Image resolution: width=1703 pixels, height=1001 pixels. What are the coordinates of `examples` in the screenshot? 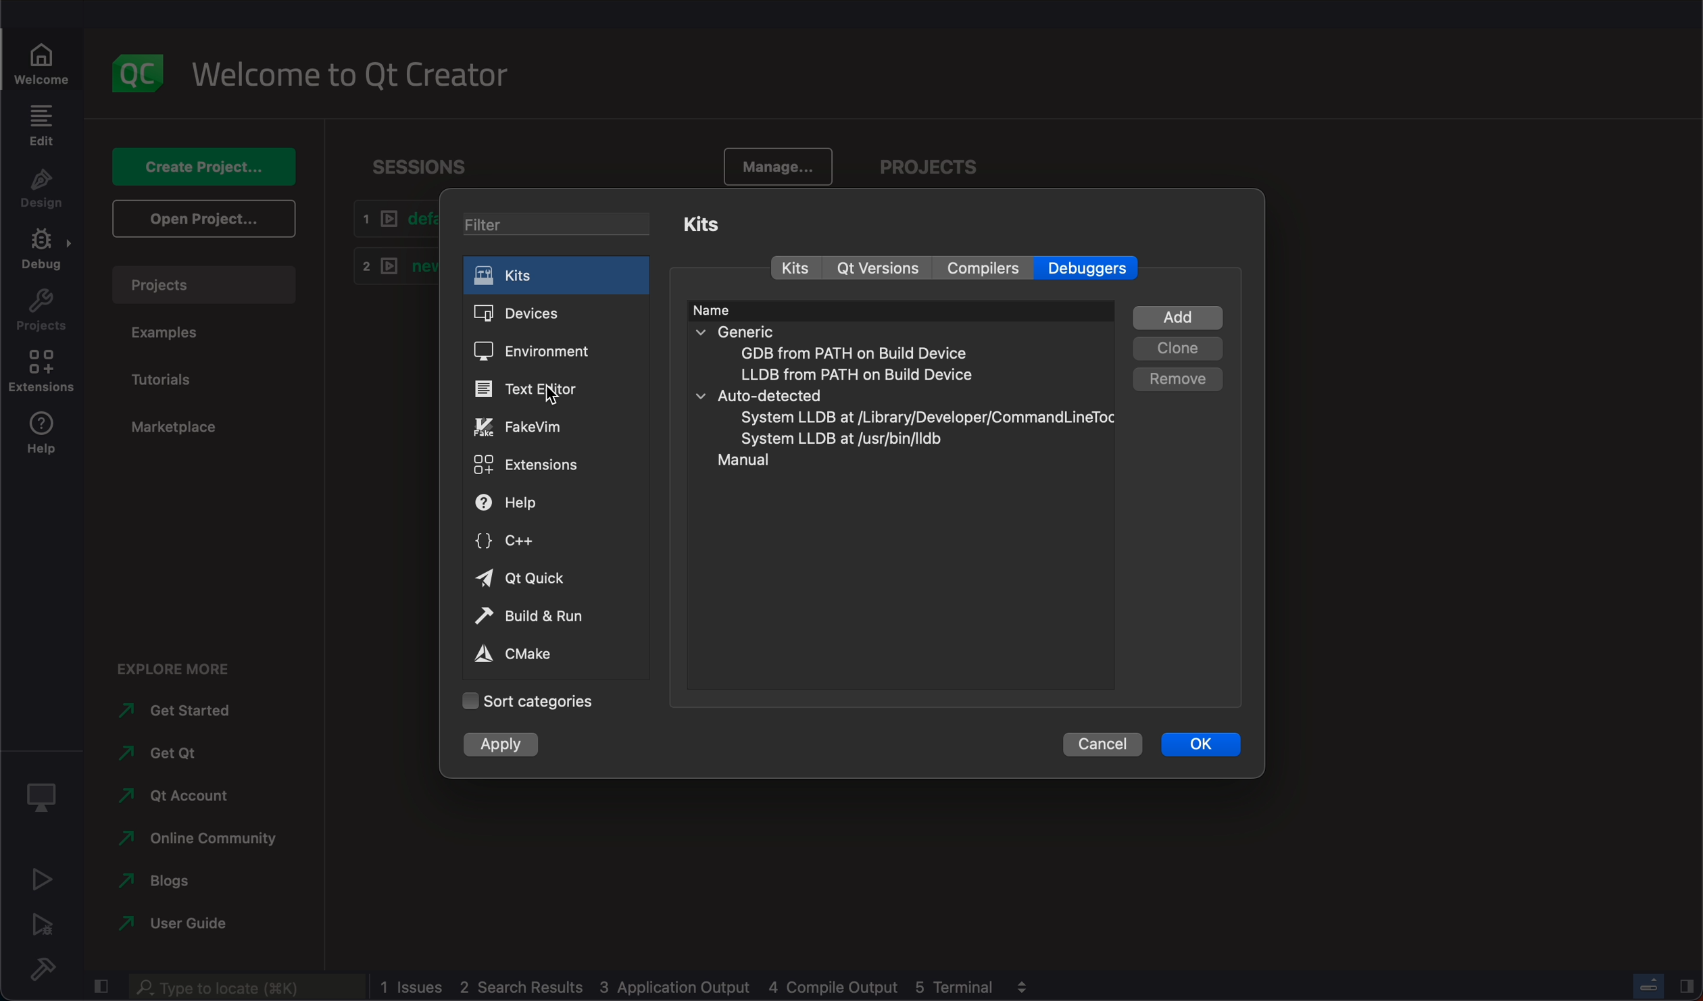 It's located at (173, 336).